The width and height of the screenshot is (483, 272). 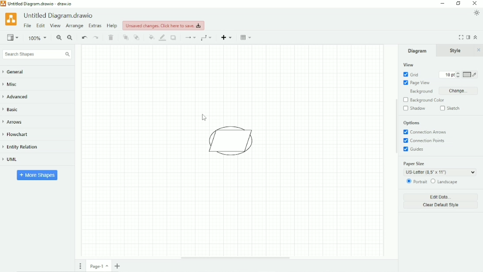 I want to click on Arrange, so click(x=74, y=26).